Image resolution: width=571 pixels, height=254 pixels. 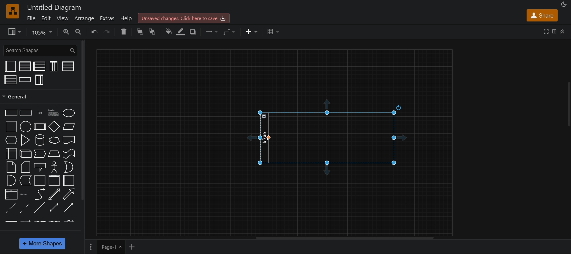 What do you see at coordinates (26, 126) in the screenshot?
I see `circle` at bounding box center [26, 126].